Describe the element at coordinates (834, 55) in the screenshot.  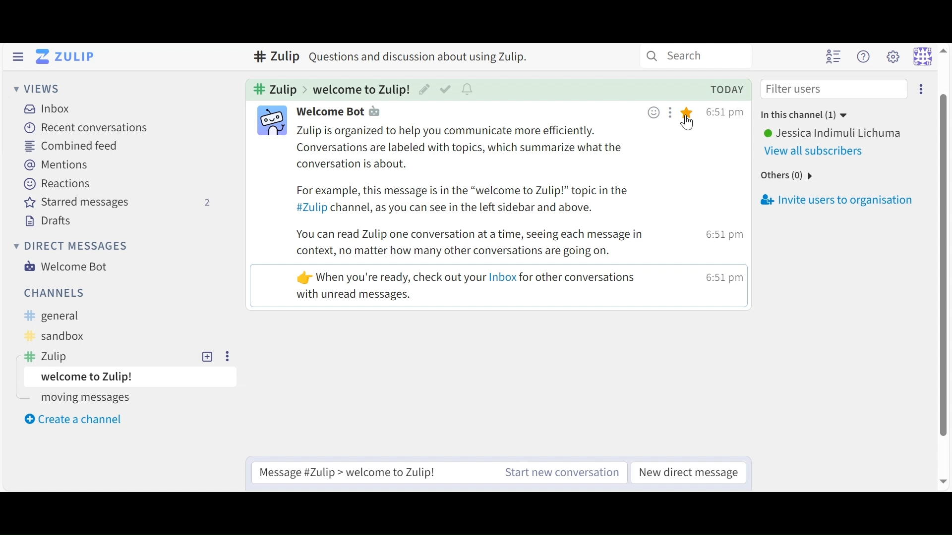
I see `Hide user list` at that location.